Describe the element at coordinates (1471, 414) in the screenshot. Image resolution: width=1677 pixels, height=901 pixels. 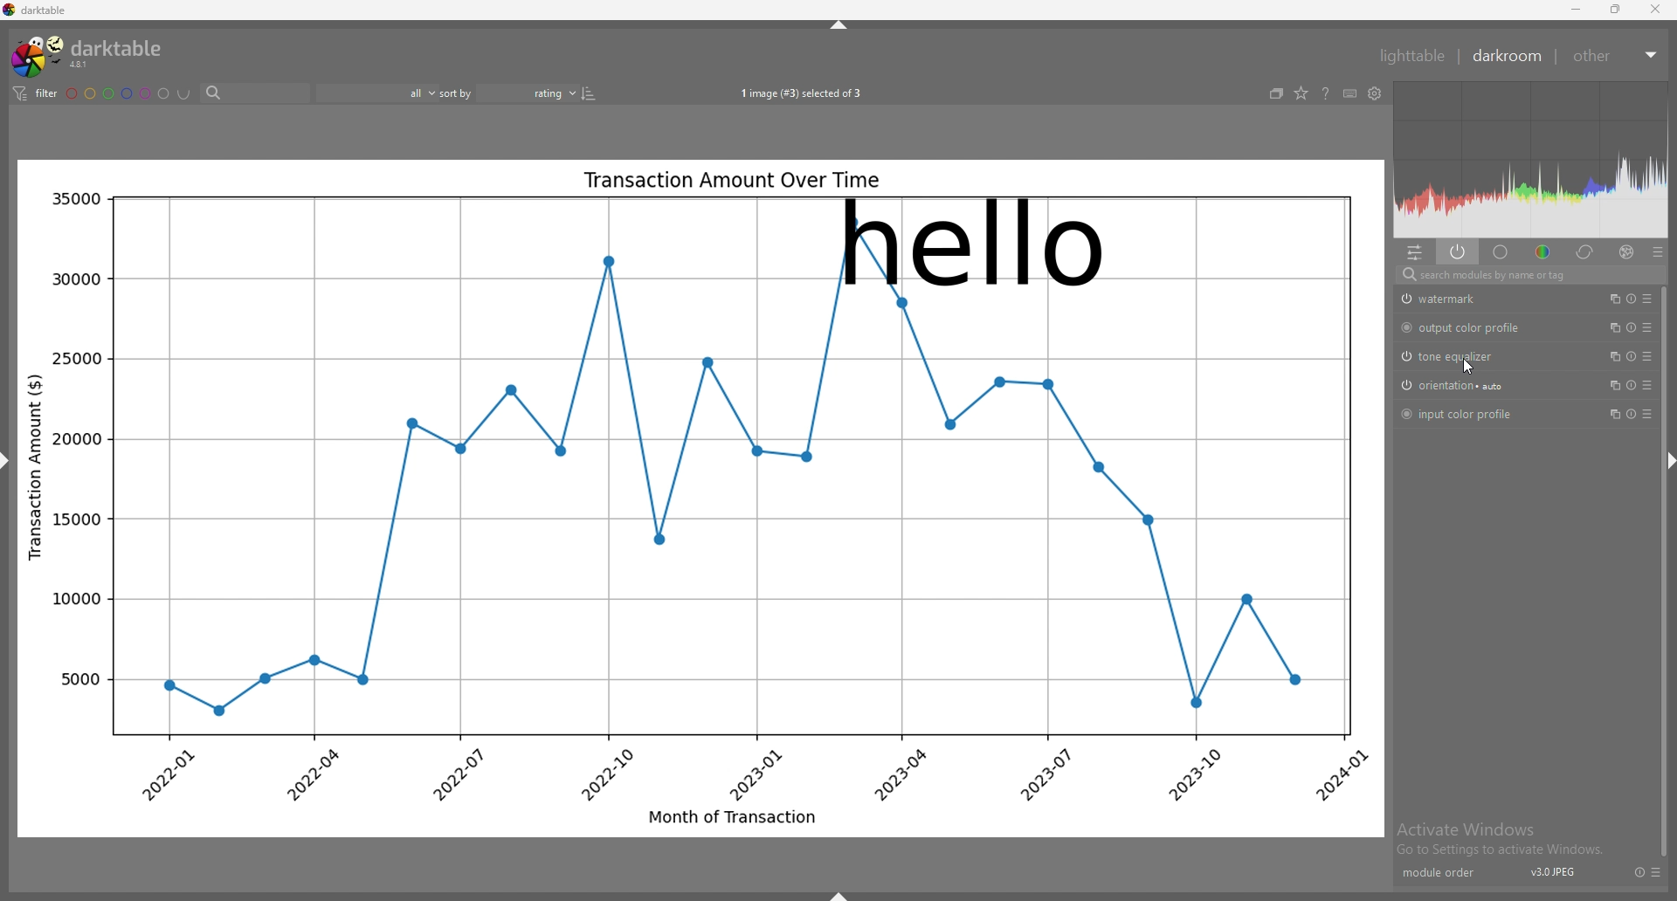
I see `input color profile` at that location.